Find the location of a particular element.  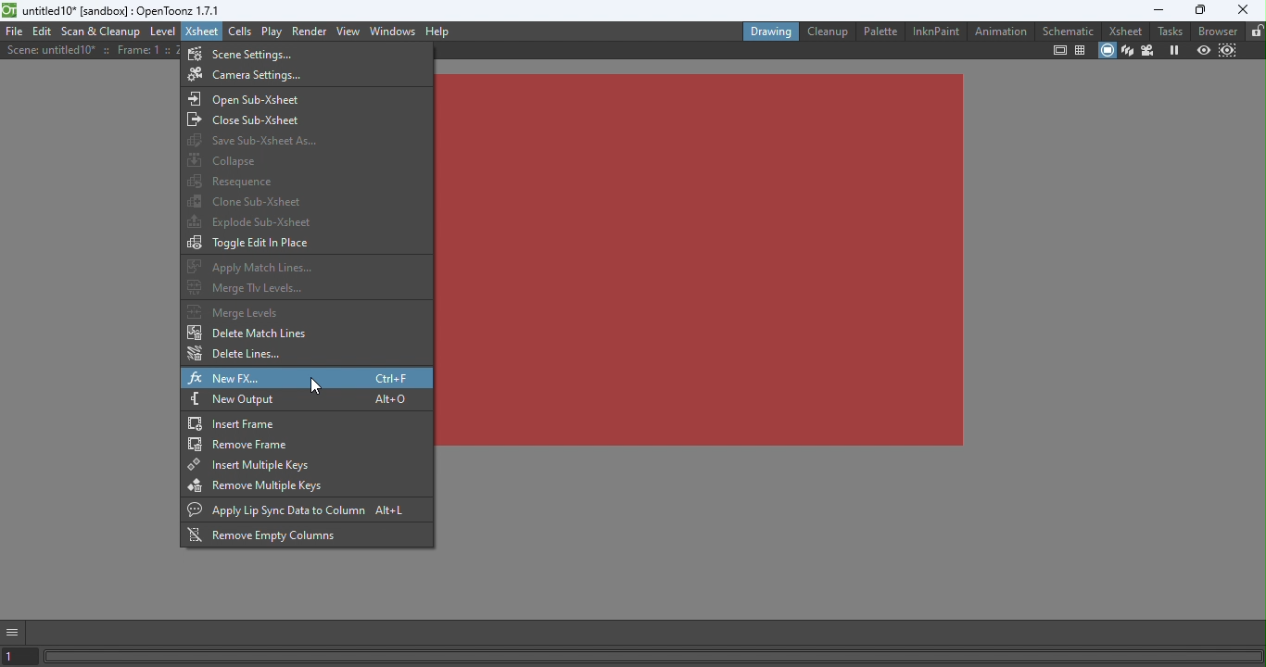

Canvas is located at coordinates (701, 258).